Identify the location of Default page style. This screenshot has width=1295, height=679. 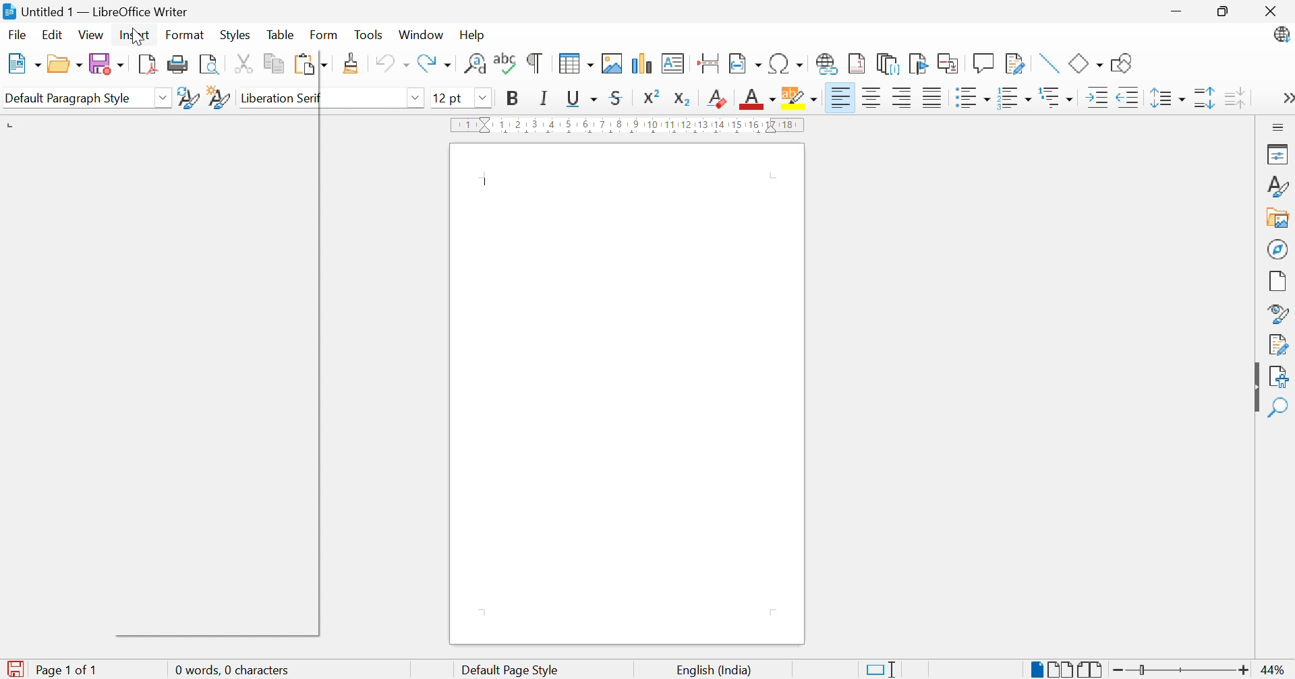
(512, 670).